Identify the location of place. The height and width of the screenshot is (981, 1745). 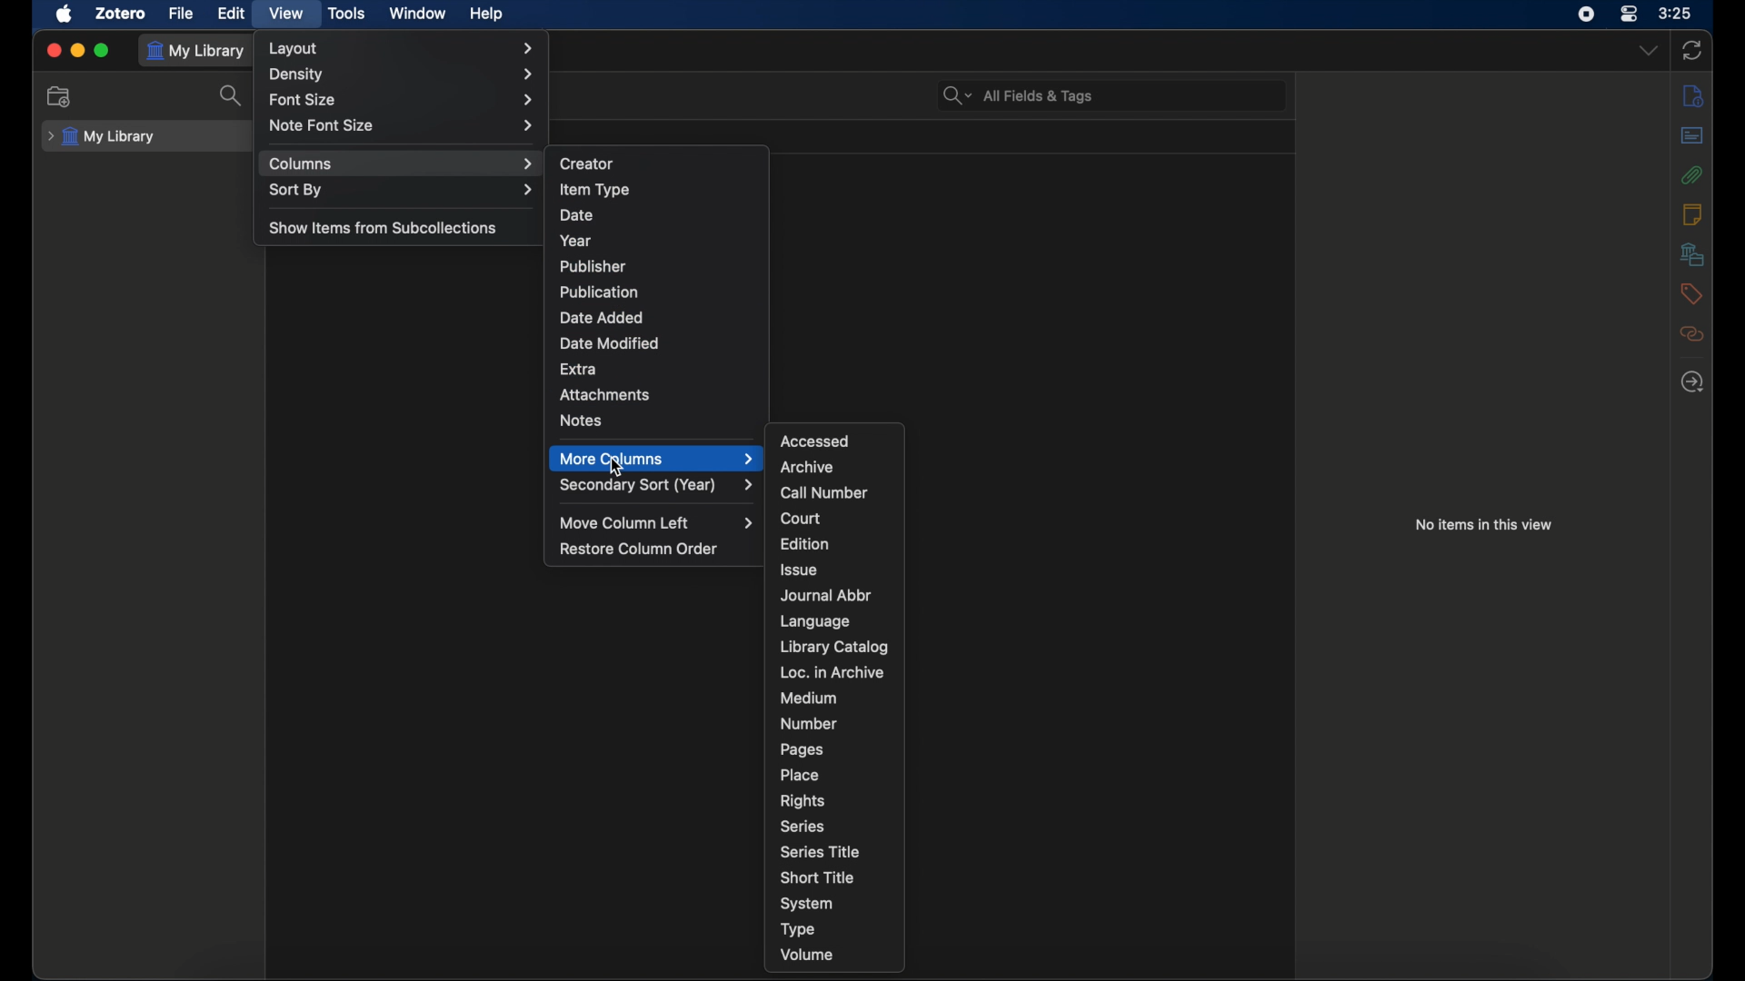
(800, 775).